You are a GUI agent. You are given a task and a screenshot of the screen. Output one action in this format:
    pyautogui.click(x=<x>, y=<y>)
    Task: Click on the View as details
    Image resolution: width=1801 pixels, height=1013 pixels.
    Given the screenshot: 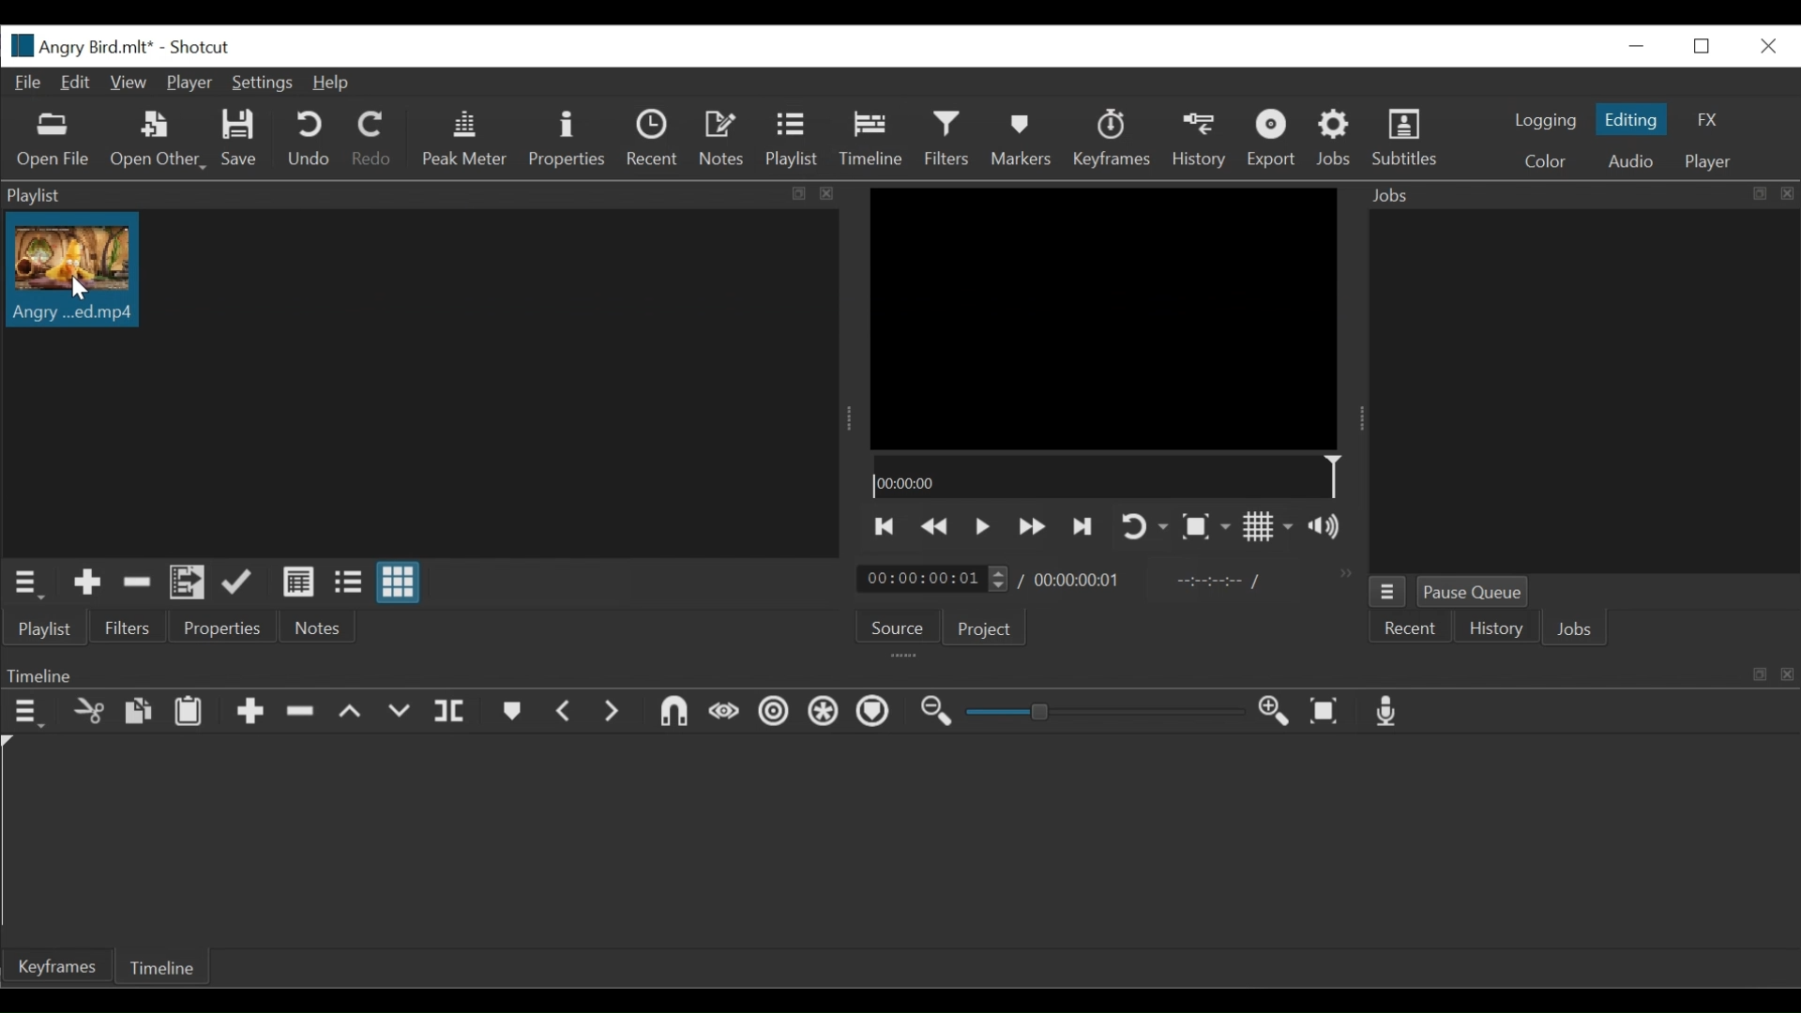 What is the action you would take?
    pyautogui.click(x=297, y=582)
    